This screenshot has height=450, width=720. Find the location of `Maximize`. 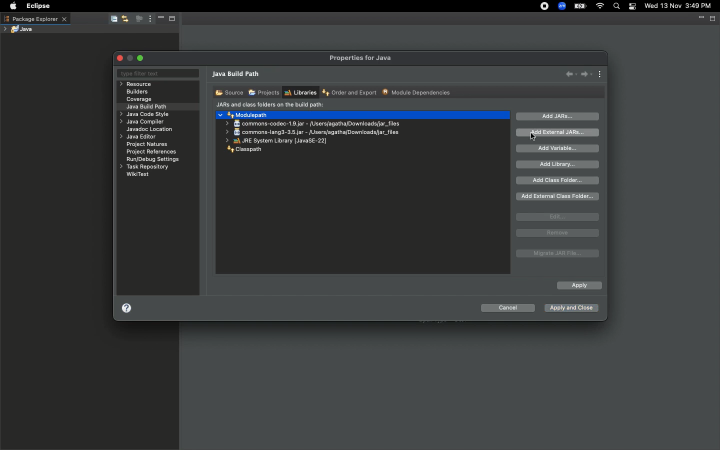

Maximize is located at coordinates (175, 19).